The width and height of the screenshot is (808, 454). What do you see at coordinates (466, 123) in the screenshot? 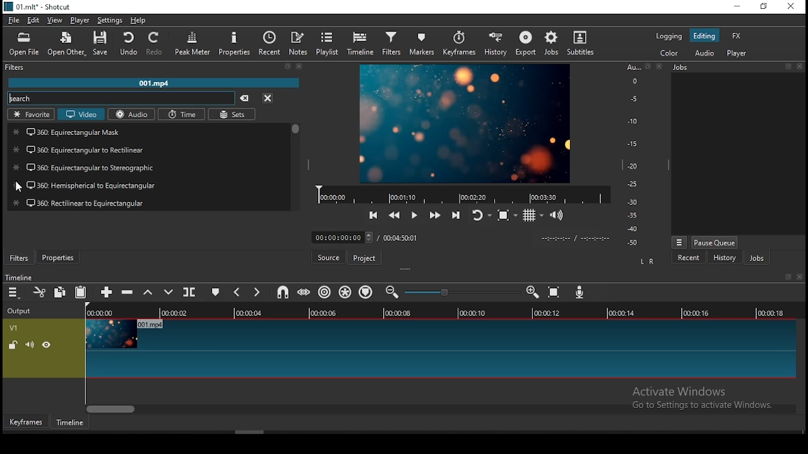
I see `image` at bounding box center [466, 123].